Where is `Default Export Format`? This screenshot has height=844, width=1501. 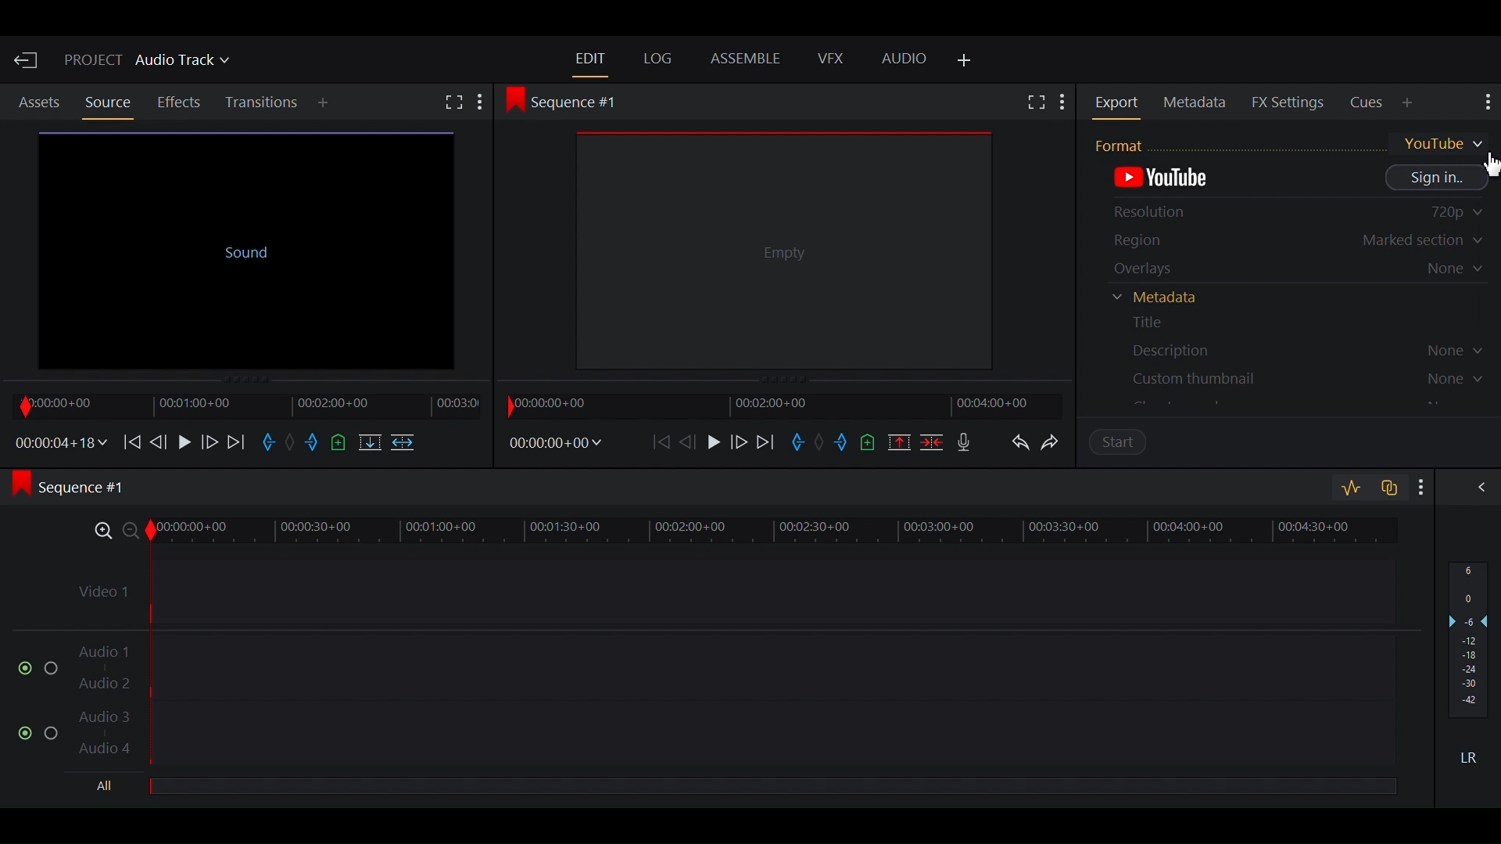
Default Export Format is located at coordinates (1167, 180).